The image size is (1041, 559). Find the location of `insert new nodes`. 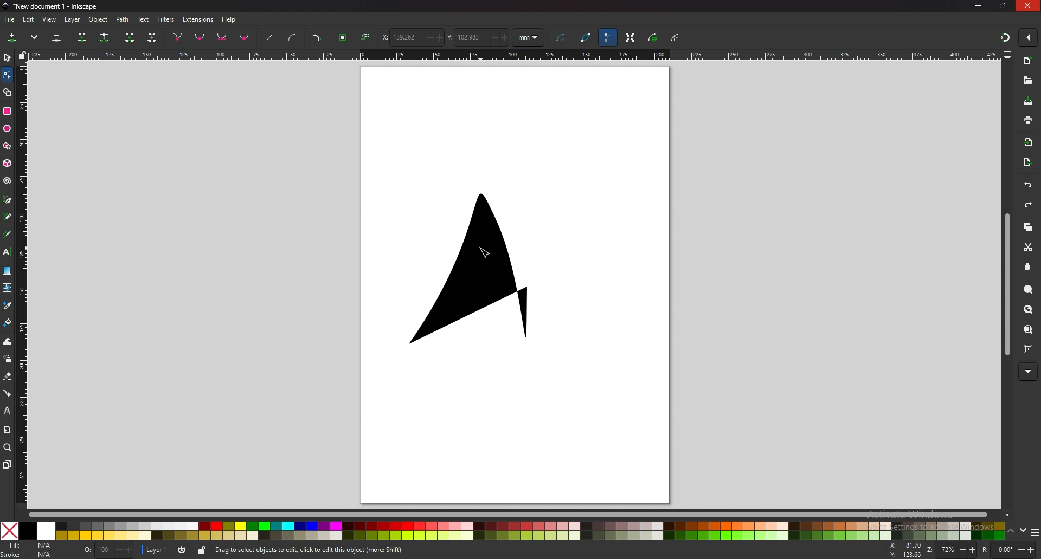

insert new nodes is located at coordinates (12, 37).